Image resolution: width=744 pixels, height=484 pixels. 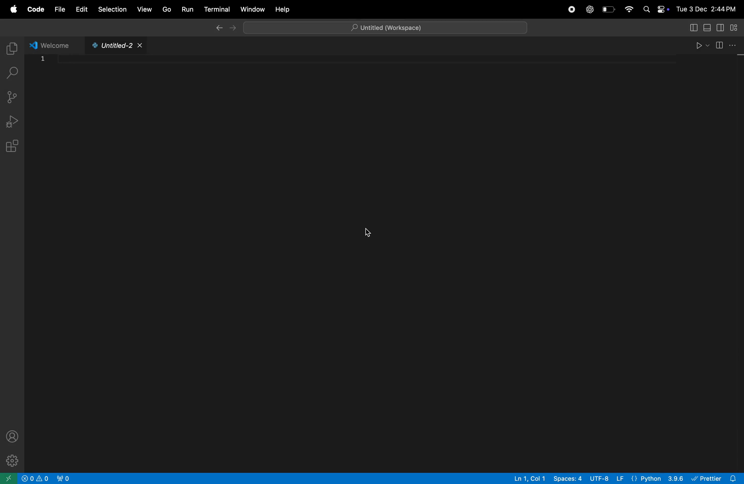 What do you see at coordinates (43, 58) in the screenshot?
I see `1` at bounding box center [43, 58].